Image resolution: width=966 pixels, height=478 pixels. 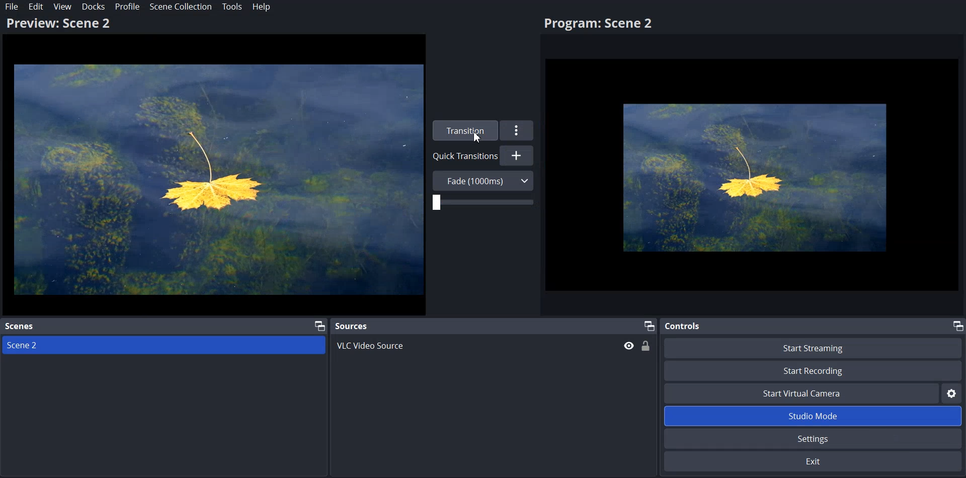 What do you see at coordinates (464, 131) in the screenshot?
I see `Transition` at bounding box center [464, 131].